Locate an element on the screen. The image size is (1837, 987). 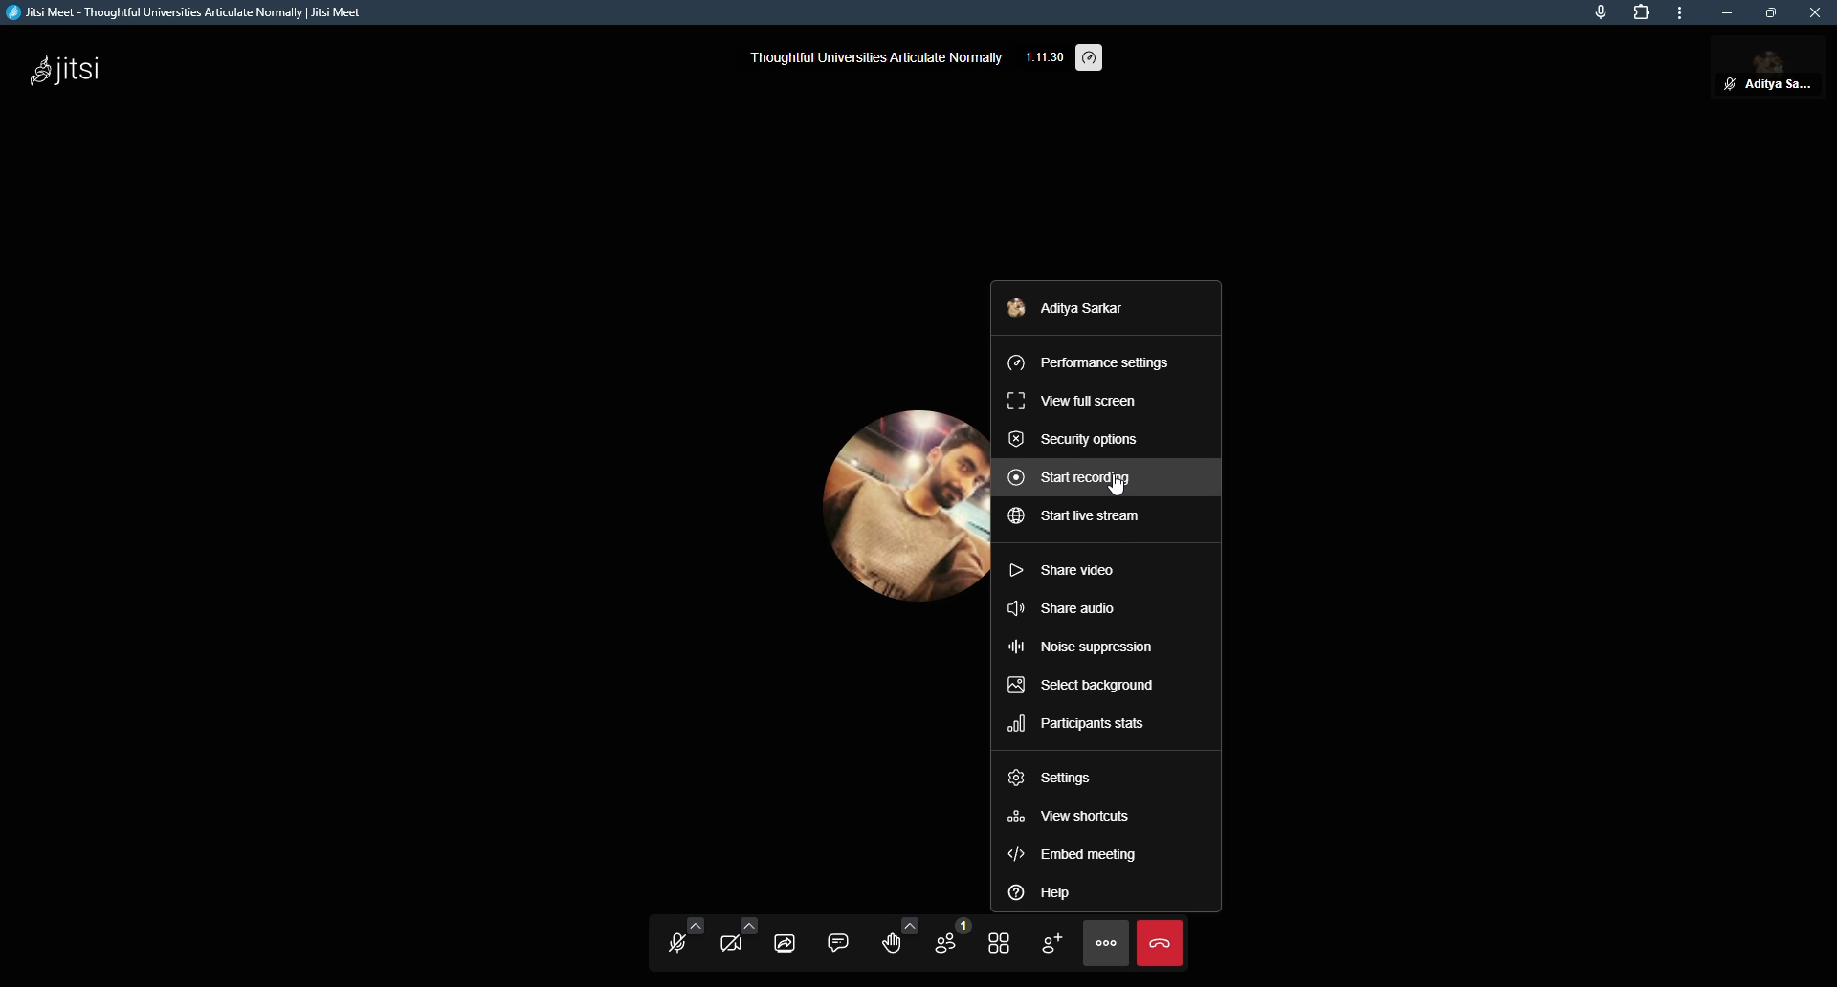
start recording is located at coordinates (1075, 476).